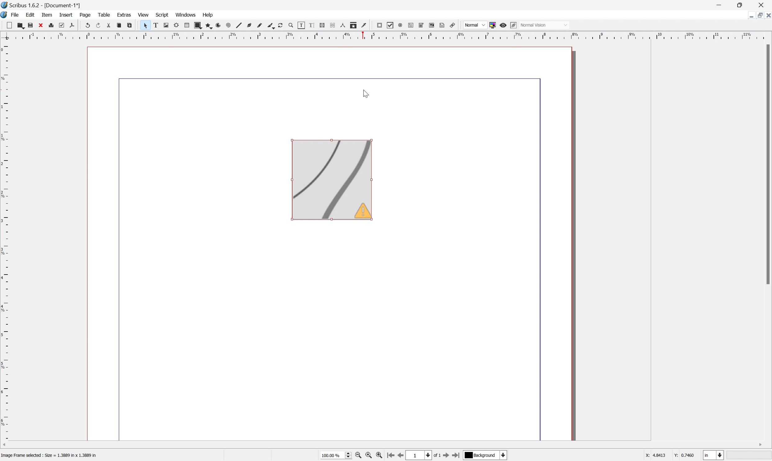  Describe the element at coordinates (294, 26) in the screenshot. I see `Zoom in or out` at that location.